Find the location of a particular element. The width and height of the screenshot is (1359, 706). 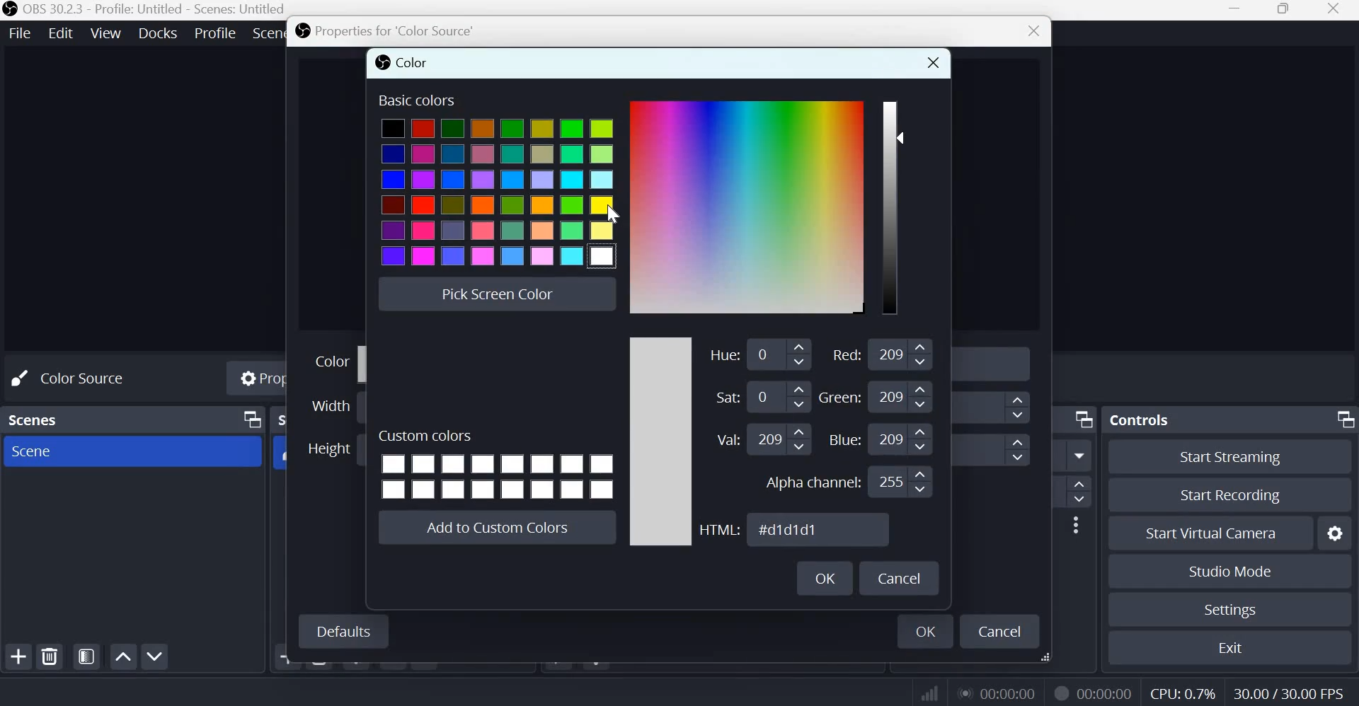

OBS studio logo is located at coordinates (10, 10).